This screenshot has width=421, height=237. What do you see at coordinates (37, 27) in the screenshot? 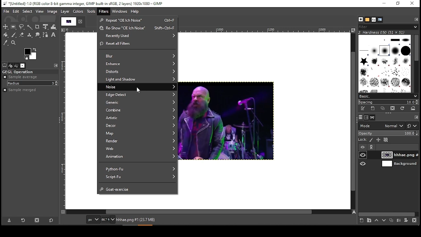
I see `crop tool` at bounding box center [37, 27].